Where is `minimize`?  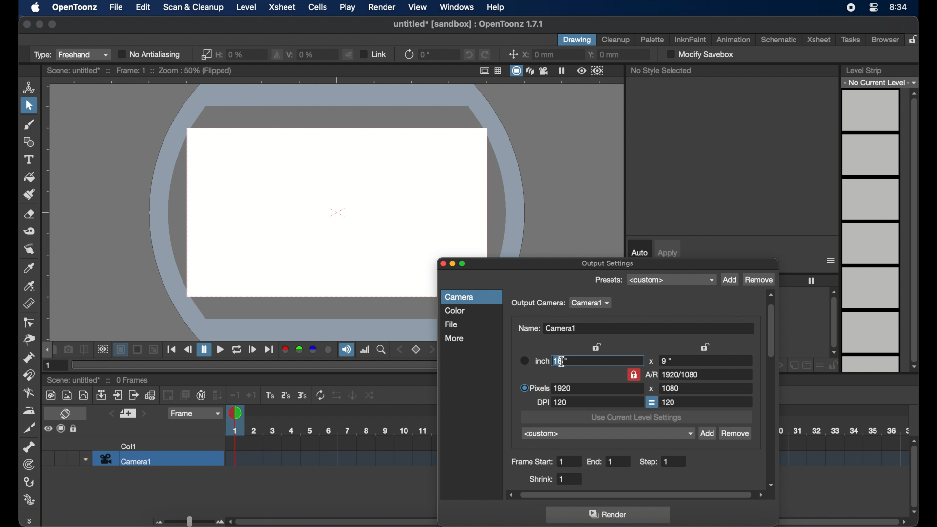
minimize is located at coordinates (39, 24).